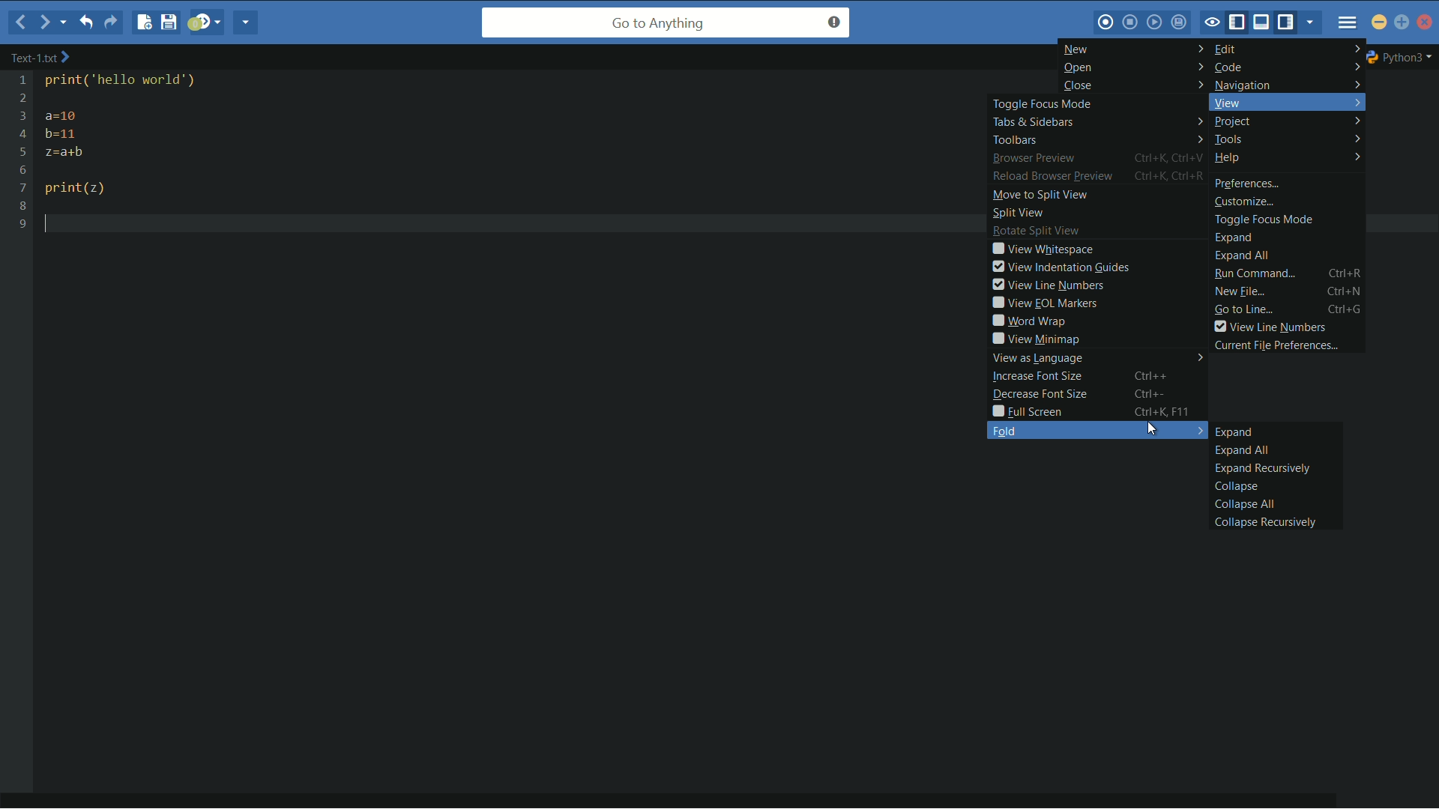 The image size is (1439, 809). What do you see at coordinates (1134, 49) in the screenshot?
I see `new` at bounding box center [1134, 49].